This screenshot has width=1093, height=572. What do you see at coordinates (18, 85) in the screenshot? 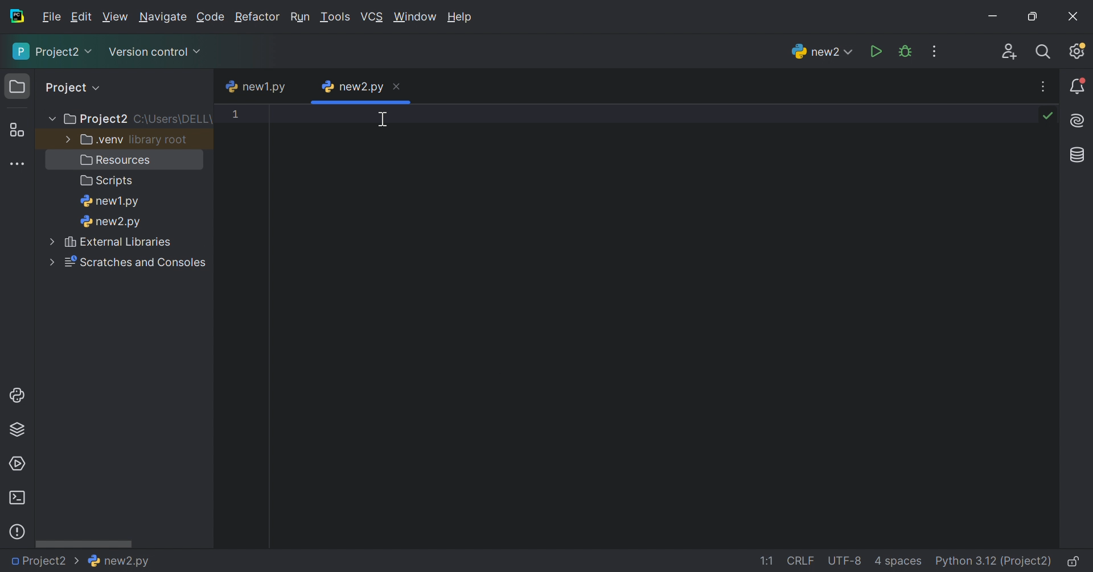
I see `Project icon` at bounding box center [18, 85].